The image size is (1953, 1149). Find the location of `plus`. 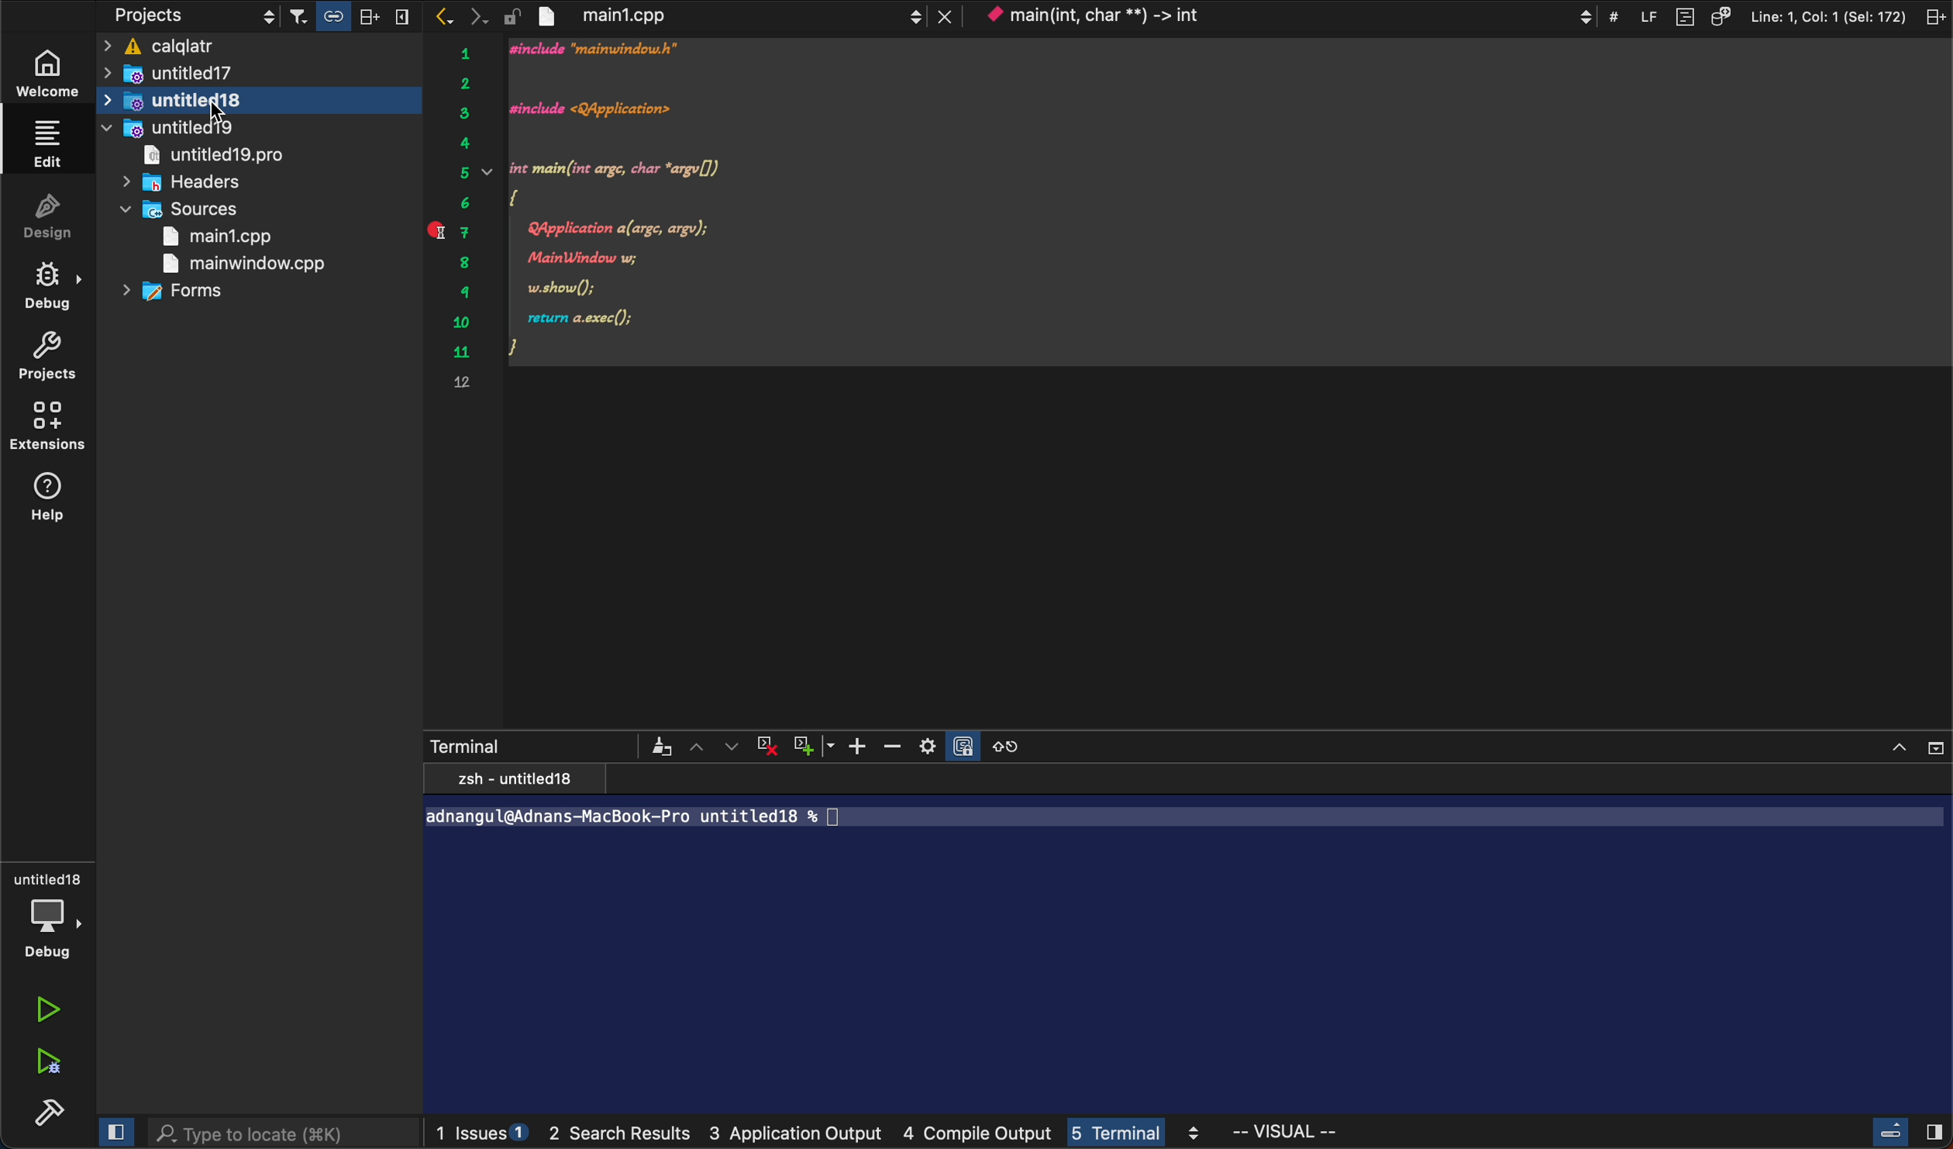

plus is located at coordinates (815, 745).